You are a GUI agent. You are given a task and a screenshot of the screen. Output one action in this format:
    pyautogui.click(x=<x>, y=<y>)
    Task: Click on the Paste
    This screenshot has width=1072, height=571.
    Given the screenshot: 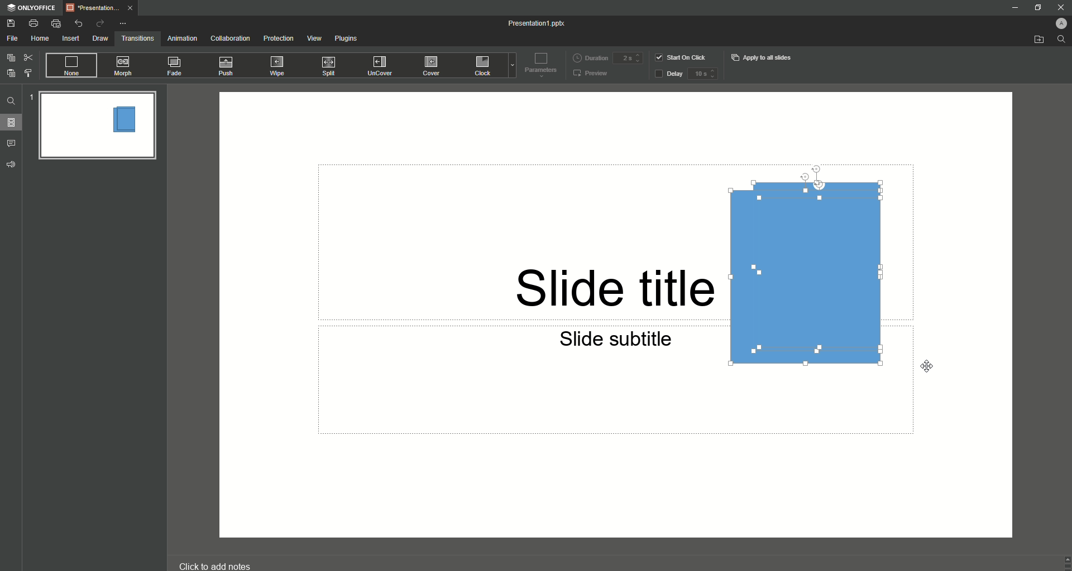 What is the action you would take?
    pyautogui.click(x=11, y=73)
    